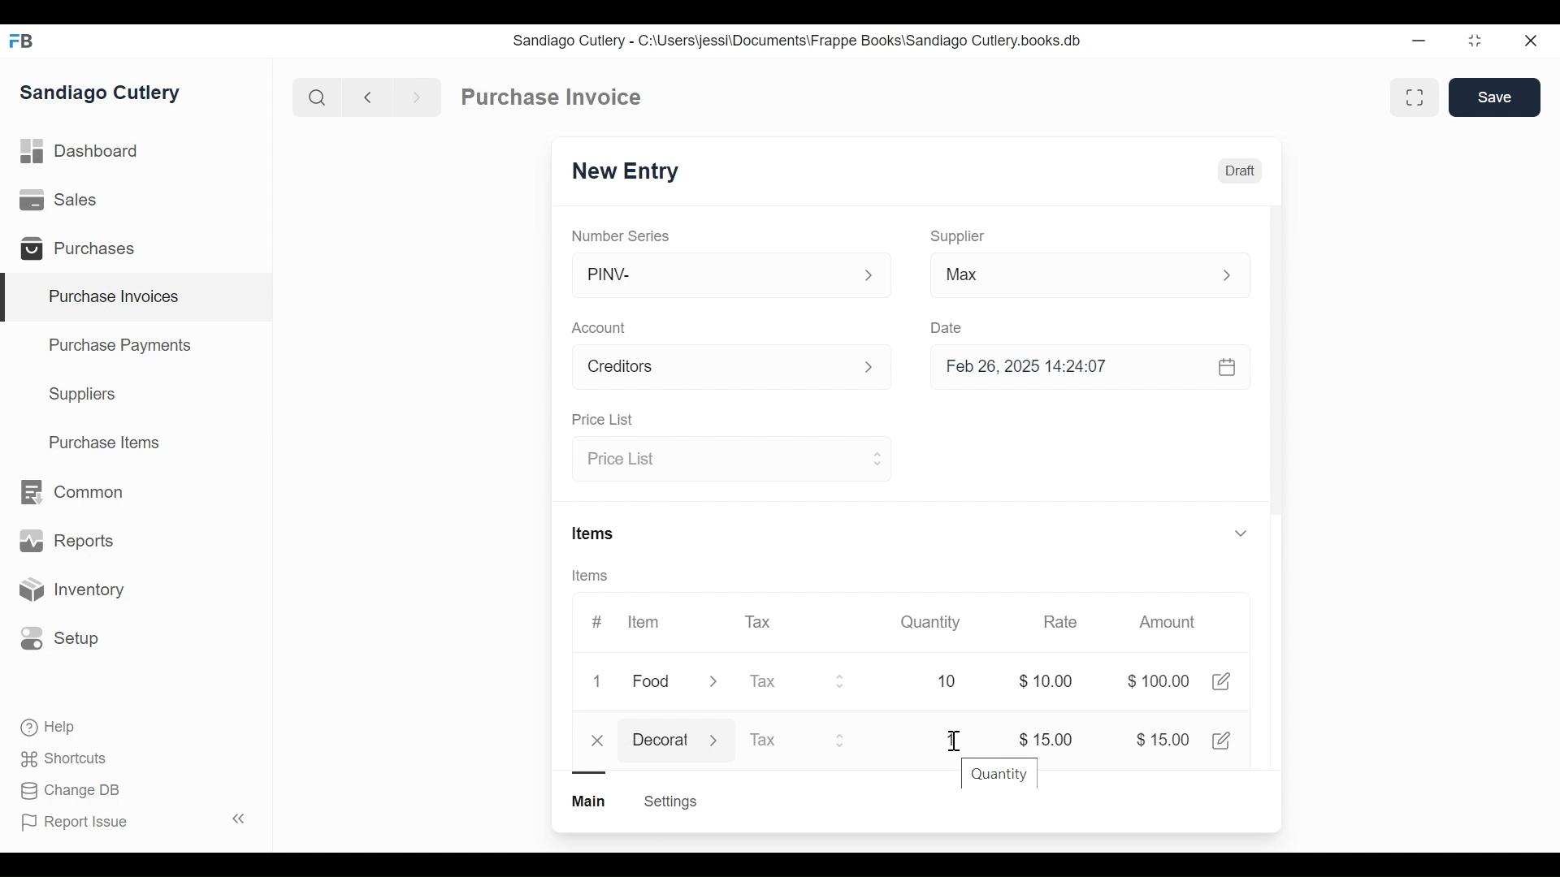  Describe the element at coordinates (1497, 97) in the screenshot. I see `Save` at that location.